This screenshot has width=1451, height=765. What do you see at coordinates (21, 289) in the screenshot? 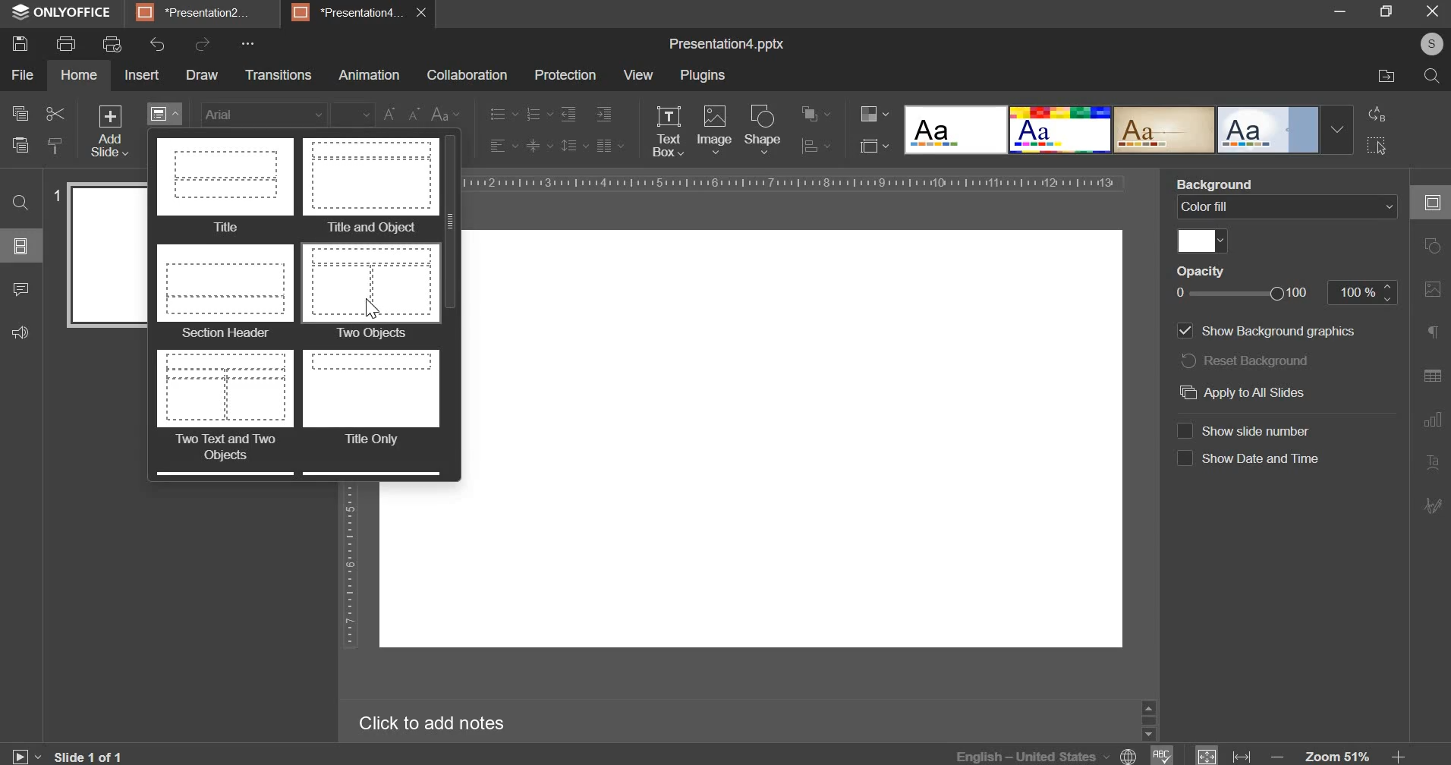
I see `comments` at bounding box center [21, 289].